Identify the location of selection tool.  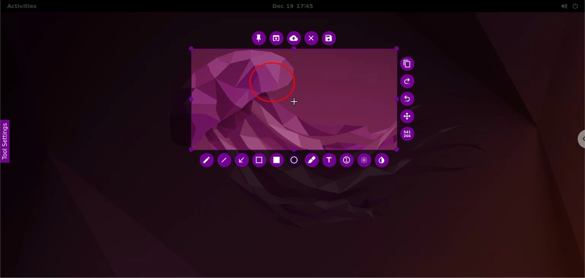
(260, 161).